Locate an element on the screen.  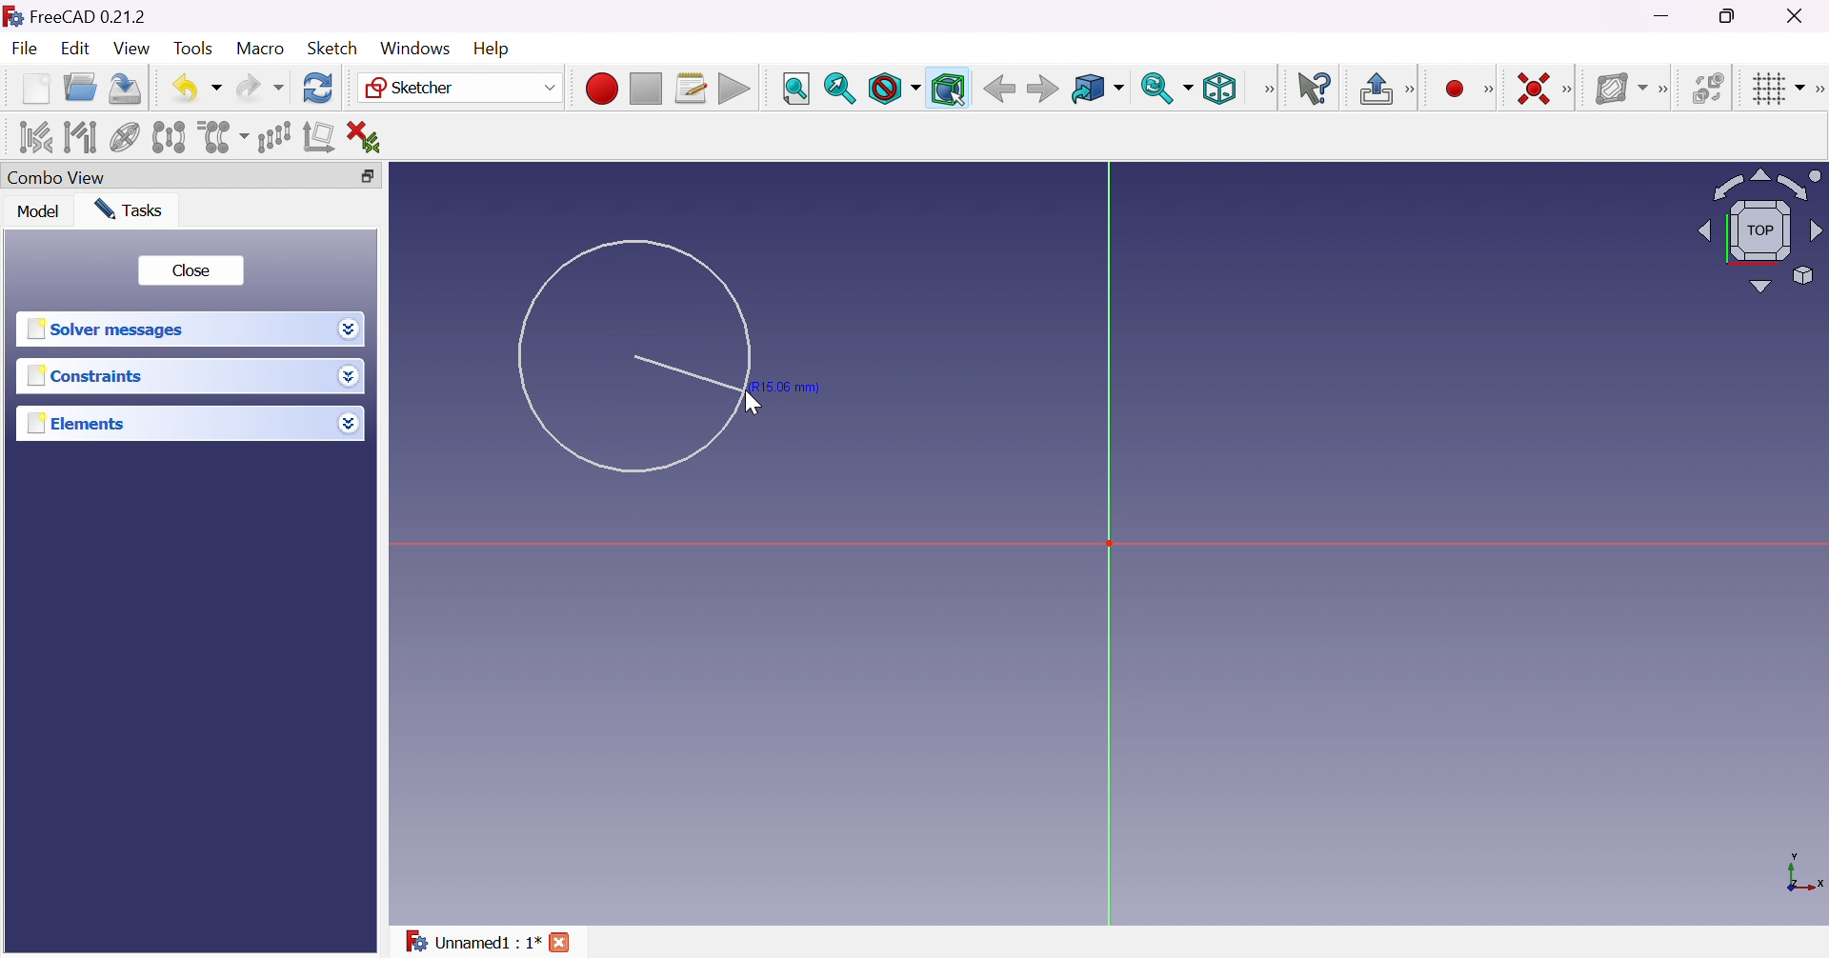
Delete all constraints is located at coordinates (370, 137).